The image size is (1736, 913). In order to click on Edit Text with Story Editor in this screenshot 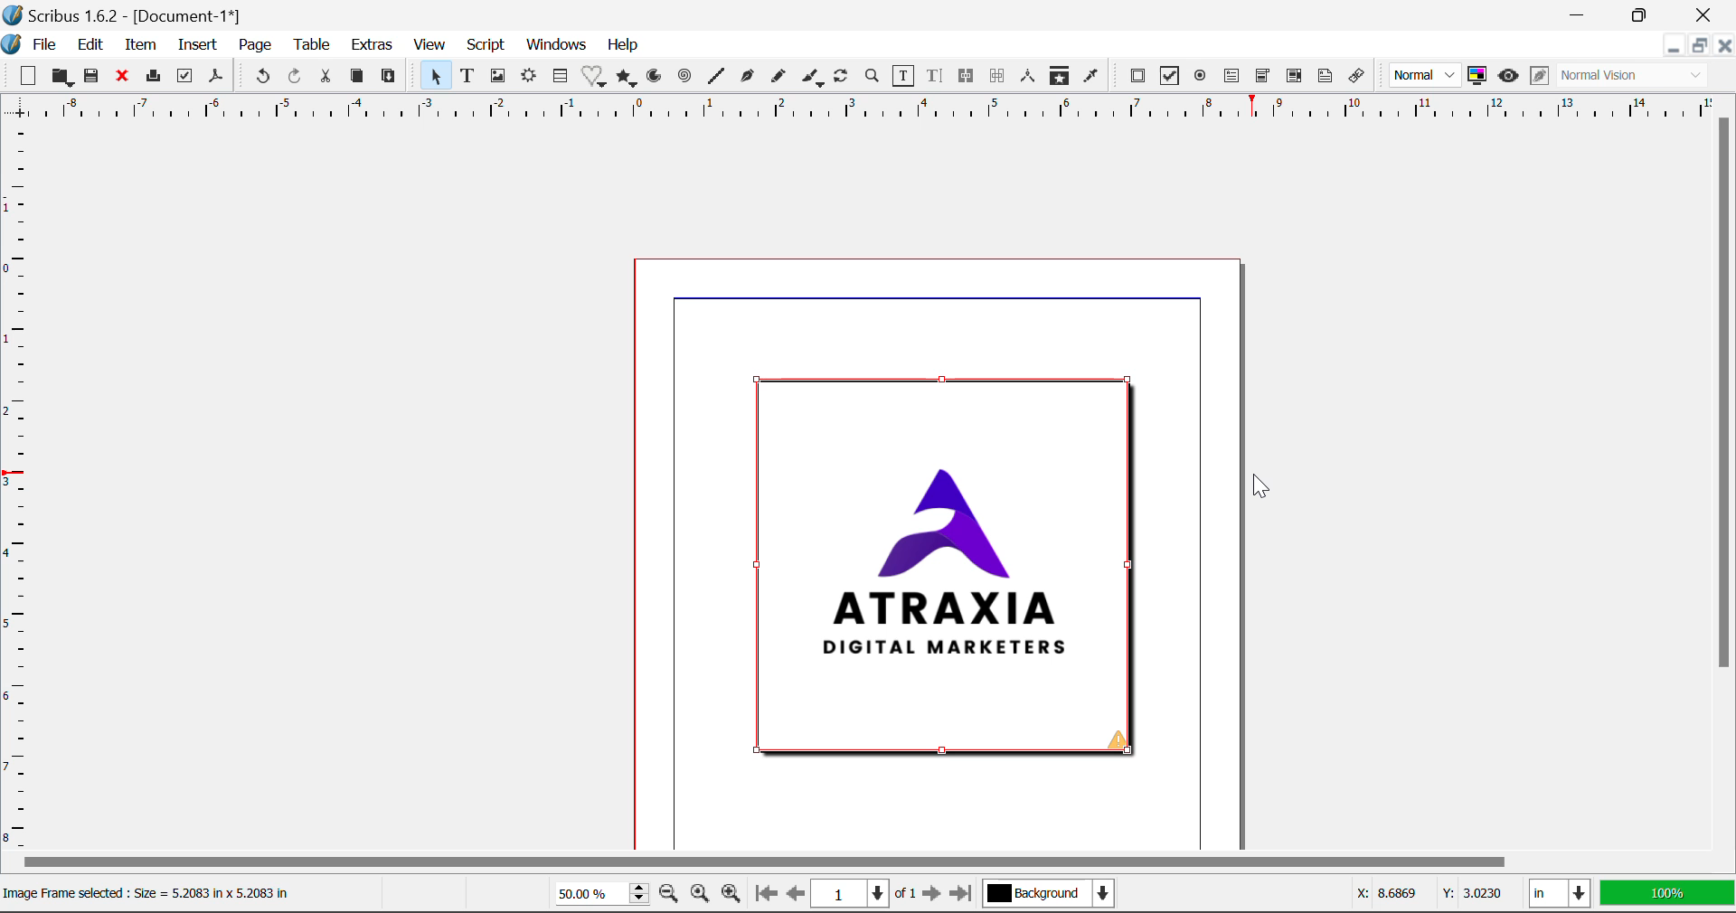, I will do `click(937, 78)`.